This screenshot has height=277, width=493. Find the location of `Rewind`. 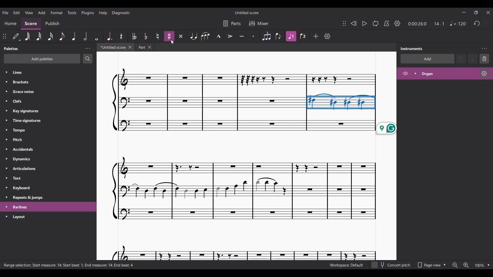

Rewind is located at coordinates (353, 23).